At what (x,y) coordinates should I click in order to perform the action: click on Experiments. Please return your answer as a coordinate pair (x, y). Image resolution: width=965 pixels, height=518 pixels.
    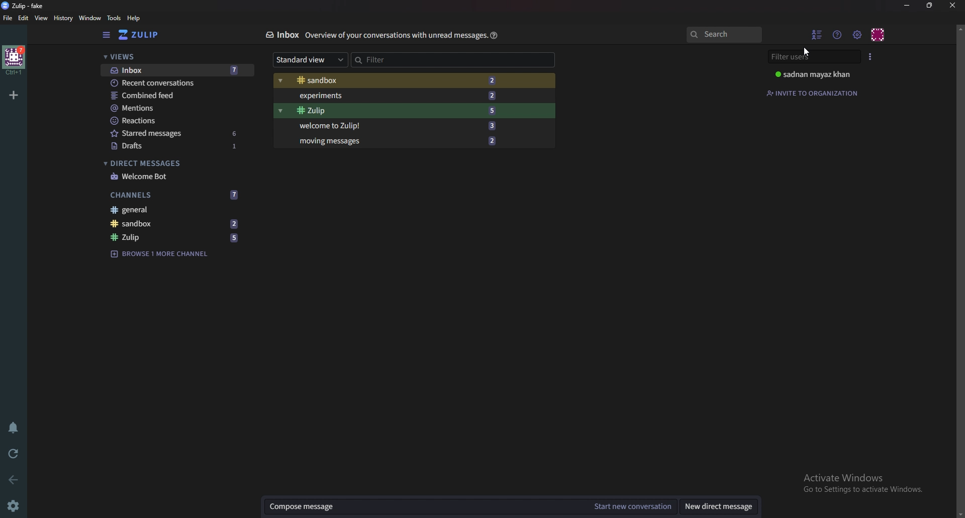
    Looking at the image, I should click on (402, 95).